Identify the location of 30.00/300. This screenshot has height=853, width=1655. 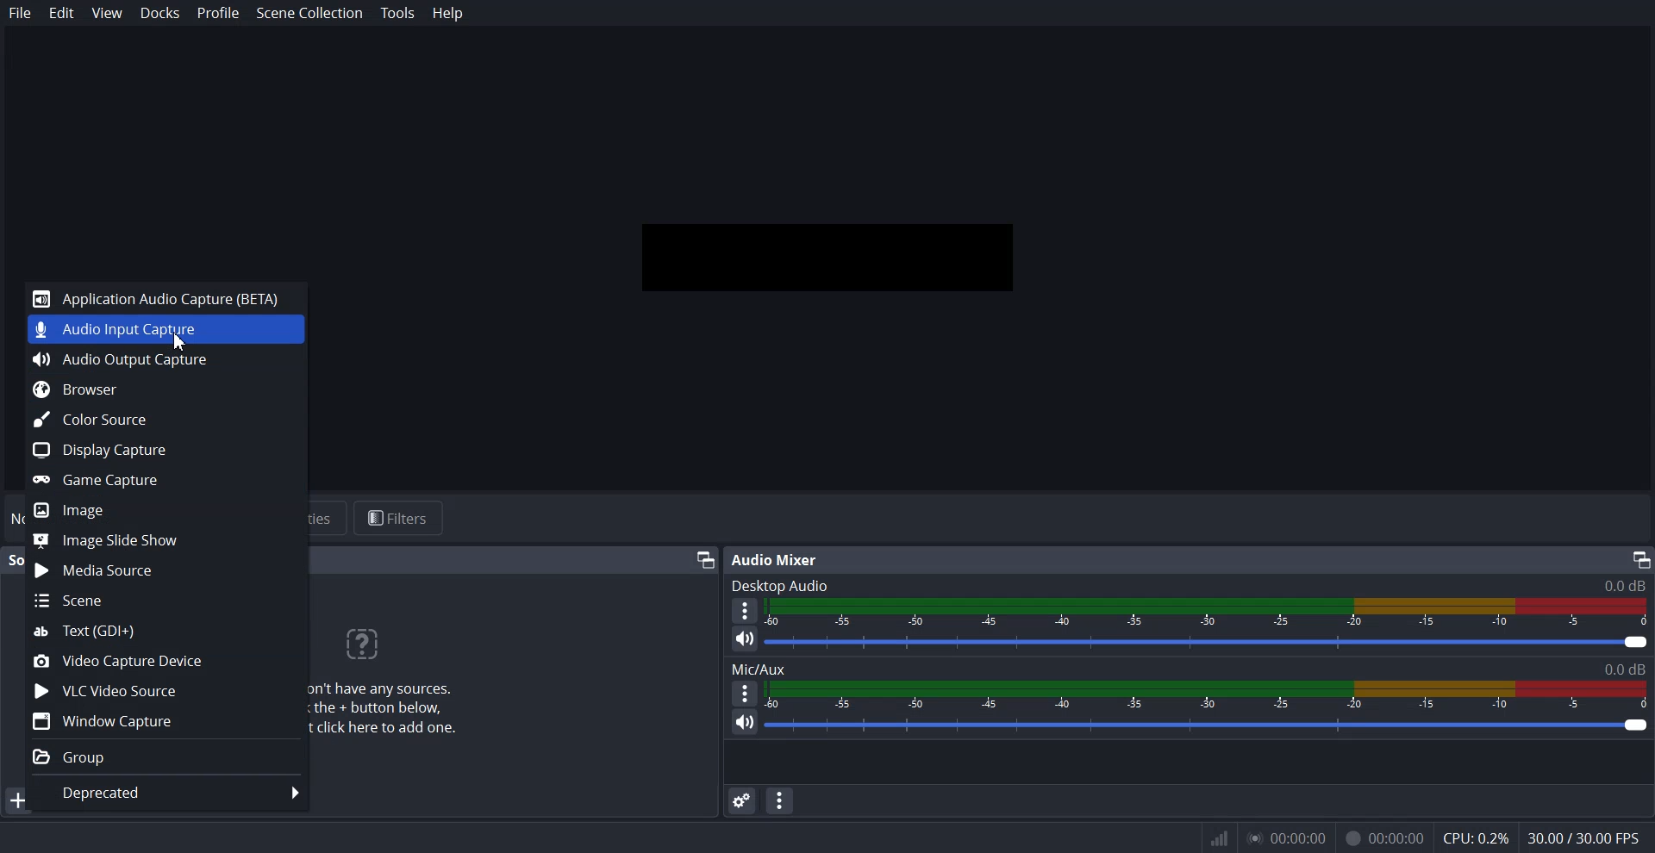
(1589, 839).